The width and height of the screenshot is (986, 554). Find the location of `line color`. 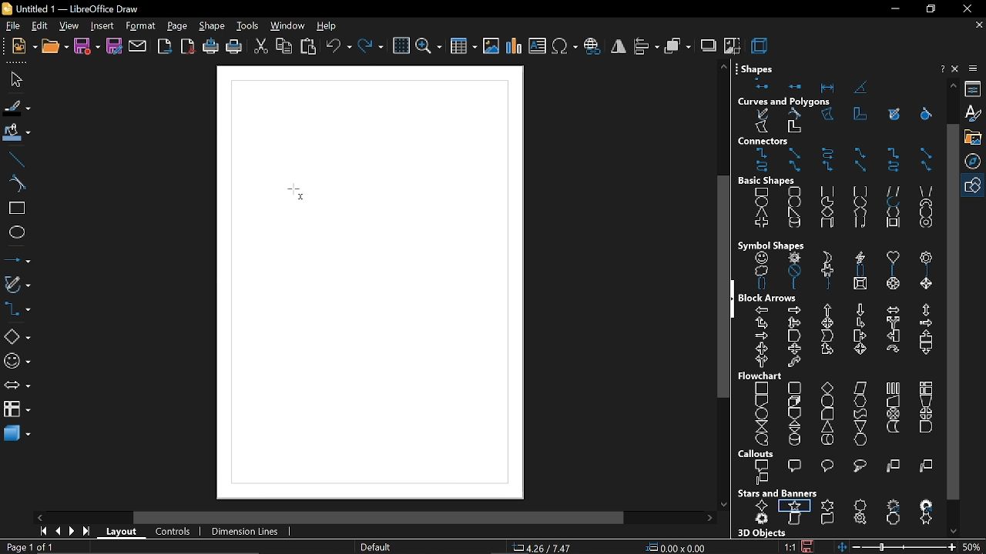

line color is located at coordinates (15, 106).